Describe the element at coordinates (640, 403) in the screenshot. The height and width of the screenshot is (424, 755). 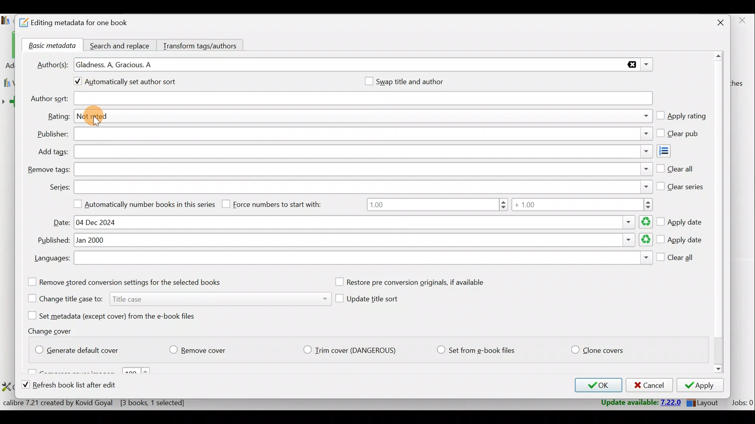
I see `Update` at that location.